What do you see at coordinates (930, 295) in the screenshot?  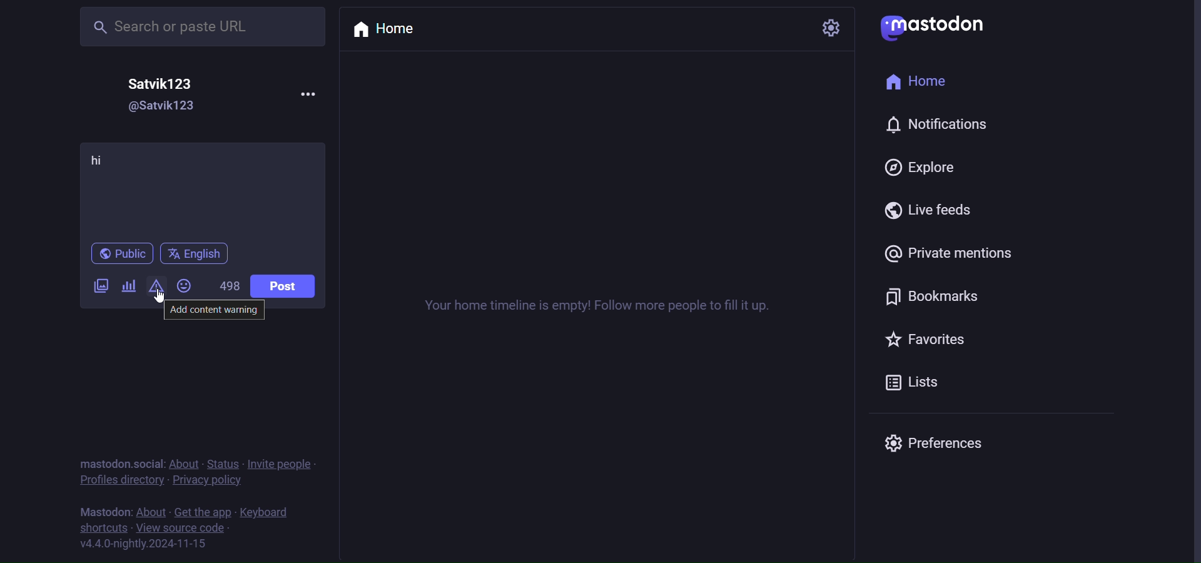 I see `bookmark` at bounding box center [930, 295].